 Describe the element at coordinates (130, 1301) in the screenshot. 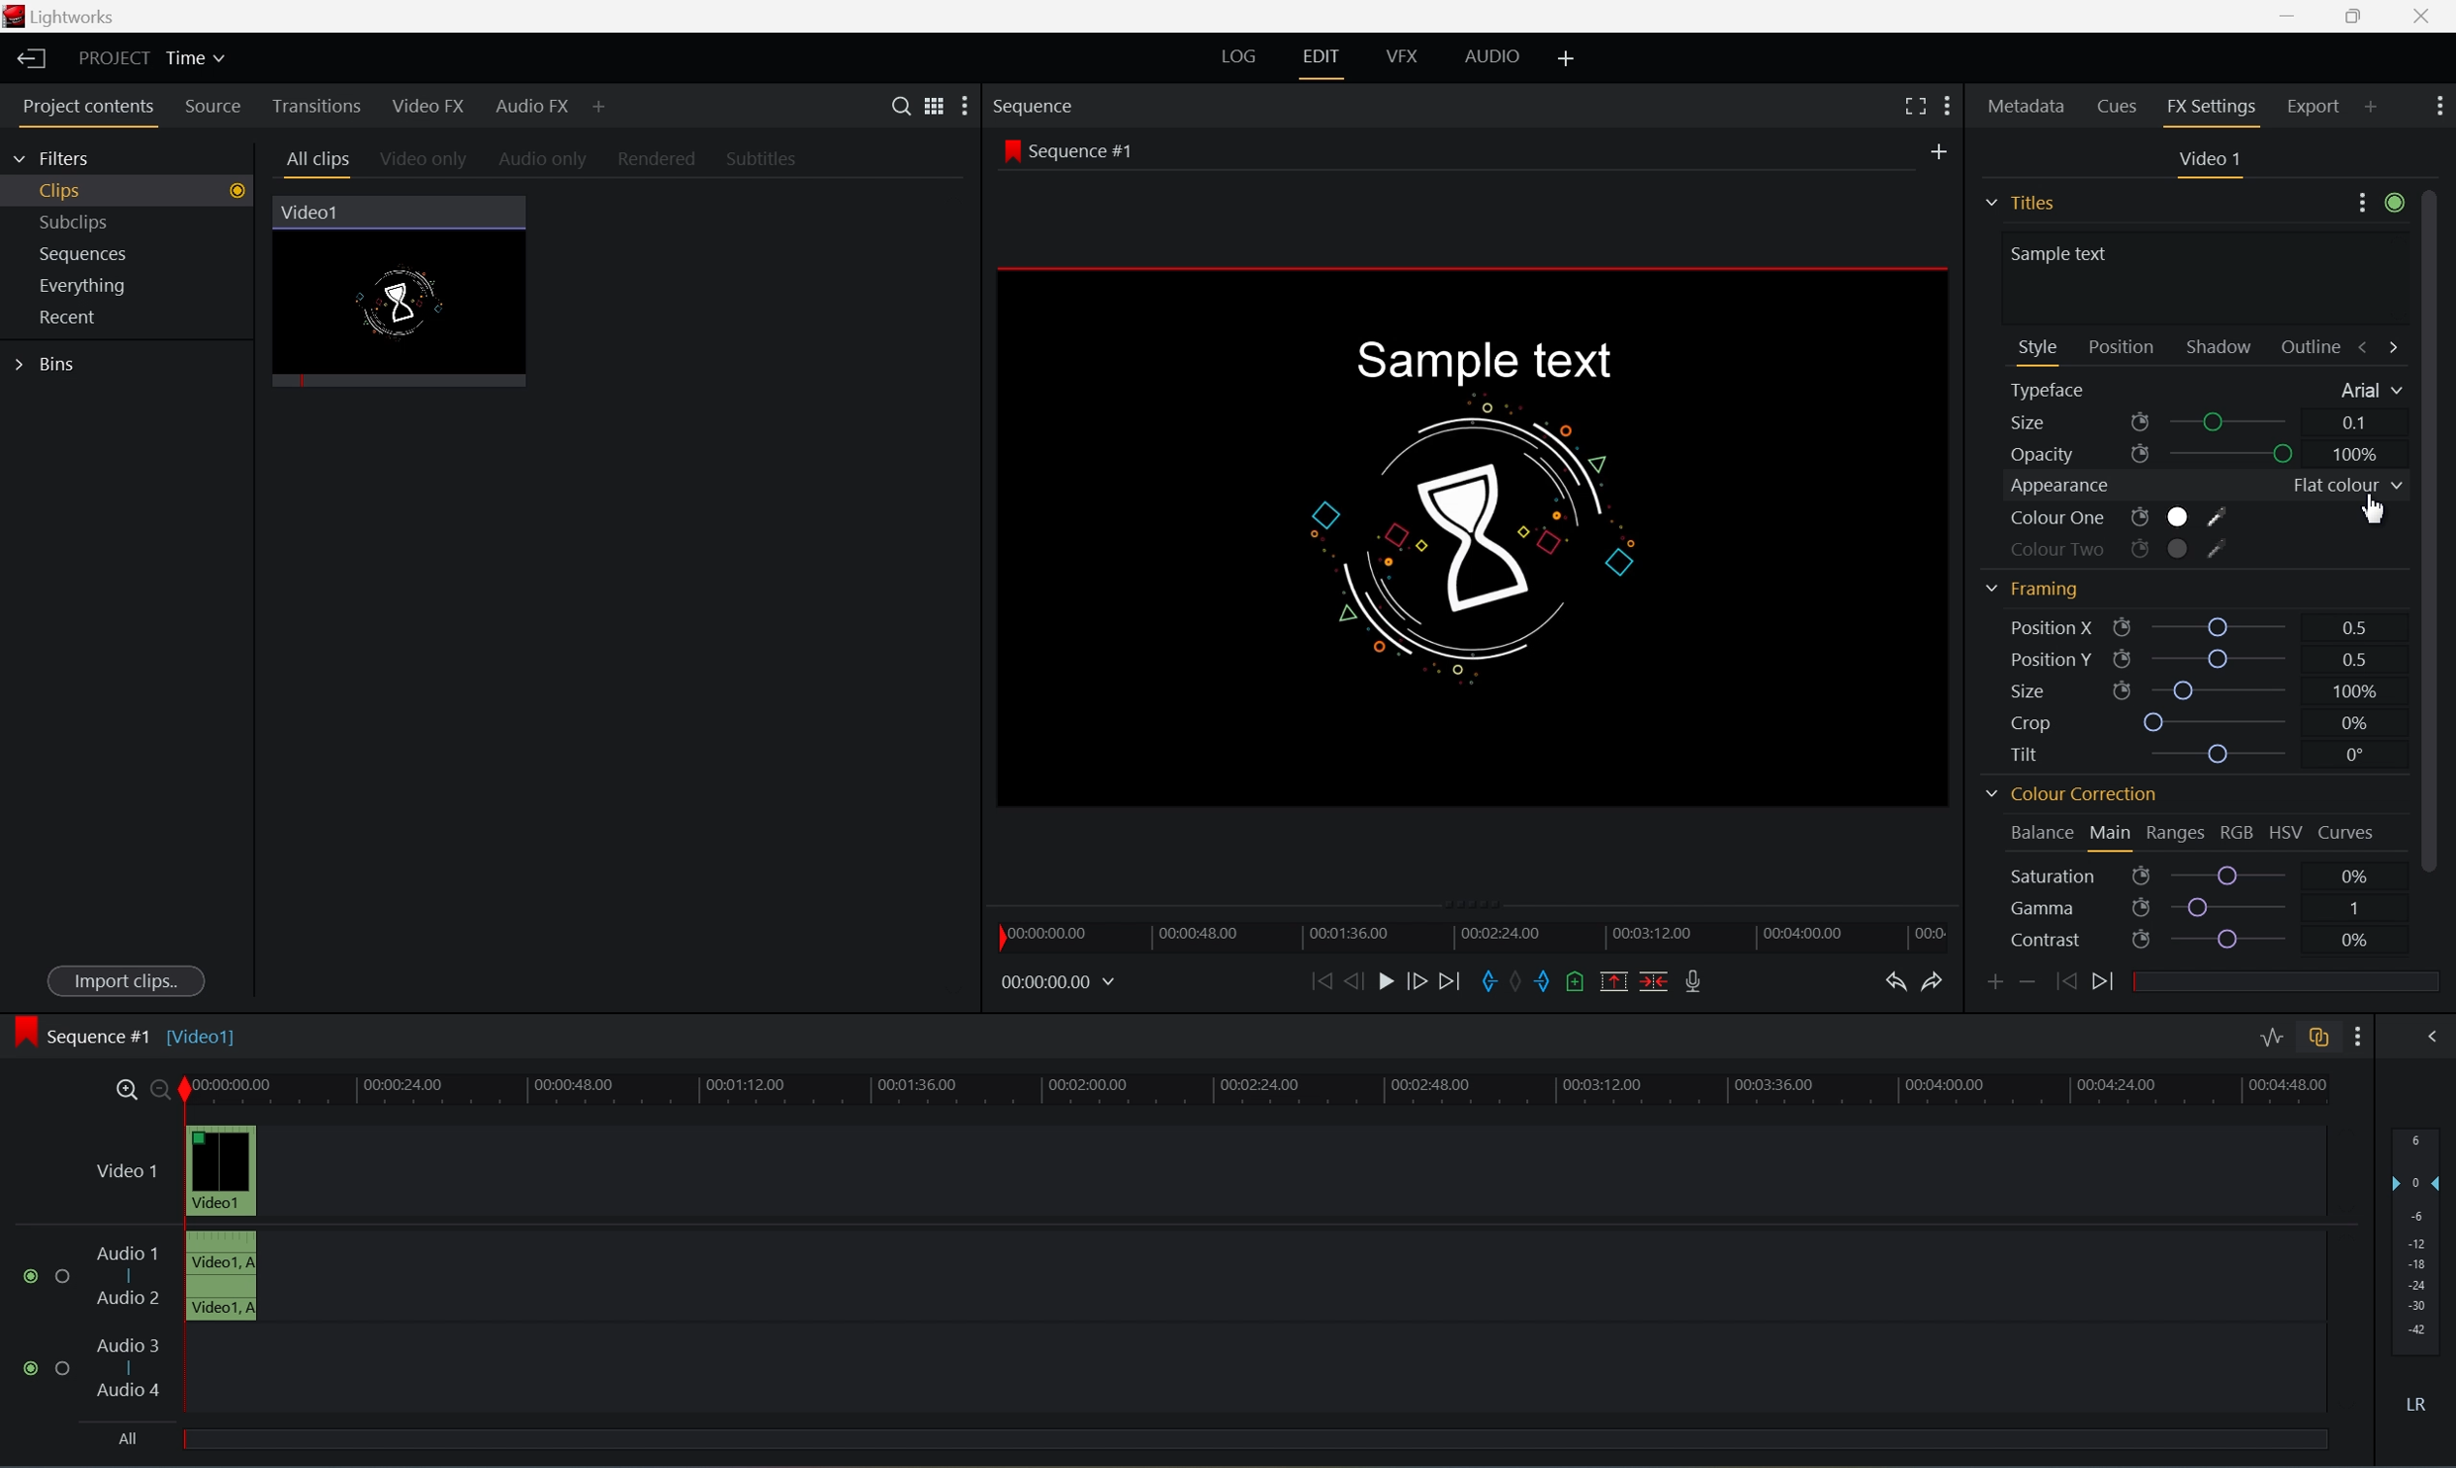

I see `Audio 2` at that location.